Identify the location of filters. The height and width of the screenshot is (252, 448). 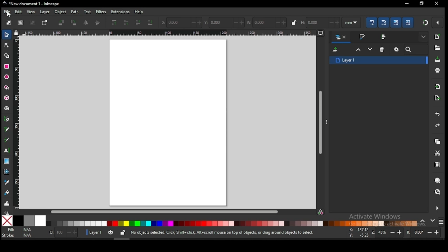
(100, 11).